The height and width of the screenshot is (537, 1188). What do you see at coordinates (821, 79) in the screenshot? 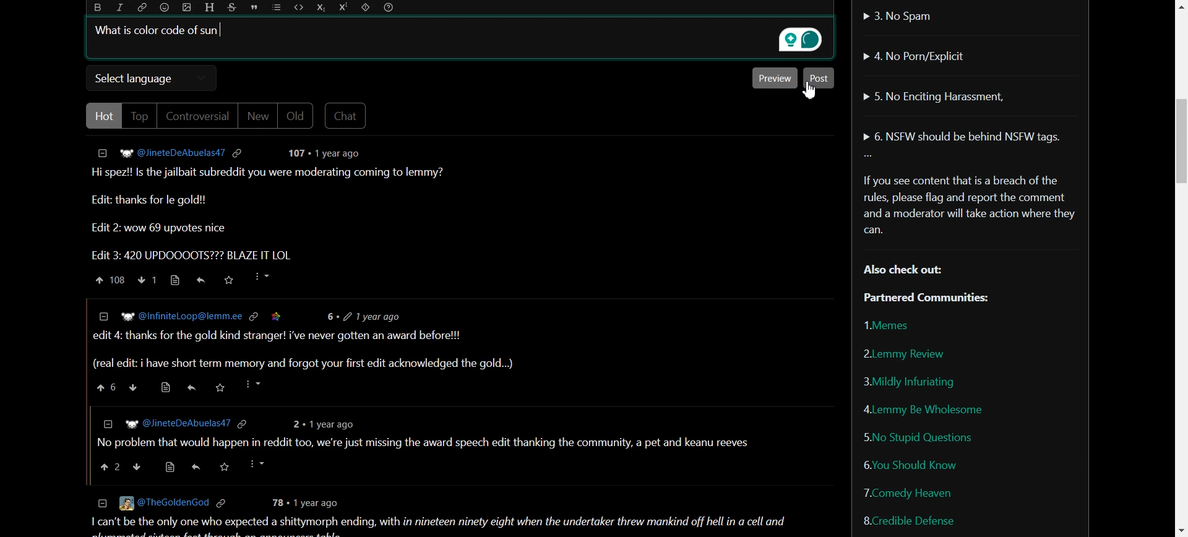
I see `Post` at bounding box center [821, 79].